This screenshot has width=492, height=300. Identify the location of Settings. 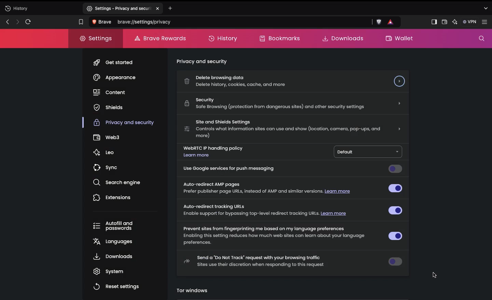
(486, 22).